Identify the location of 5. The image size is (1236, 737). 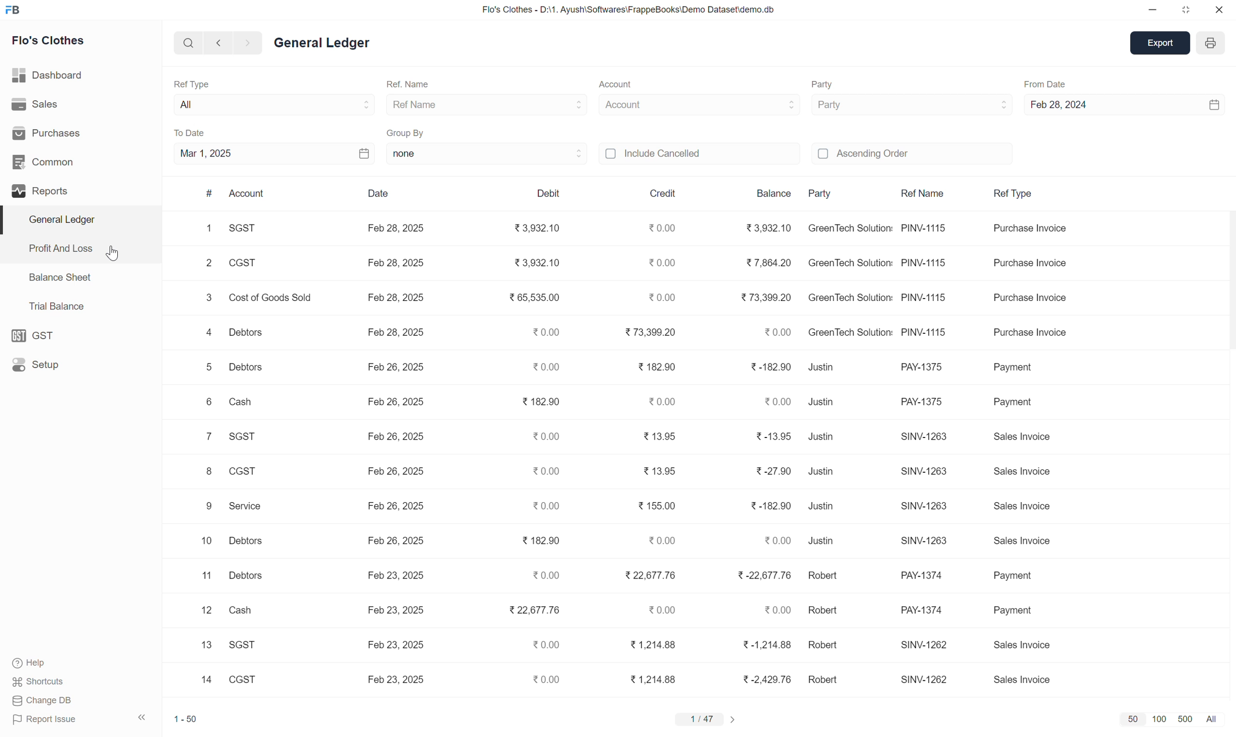
(206, 369).